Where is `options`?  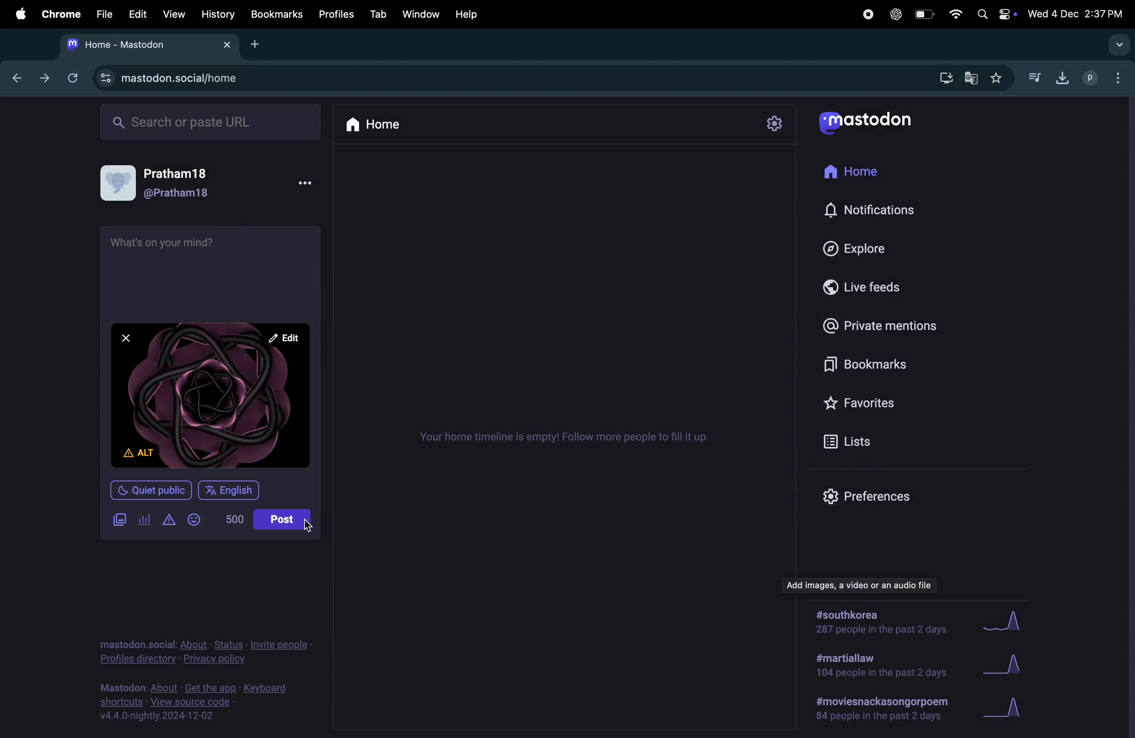
options is located at coordinates (303, 184).